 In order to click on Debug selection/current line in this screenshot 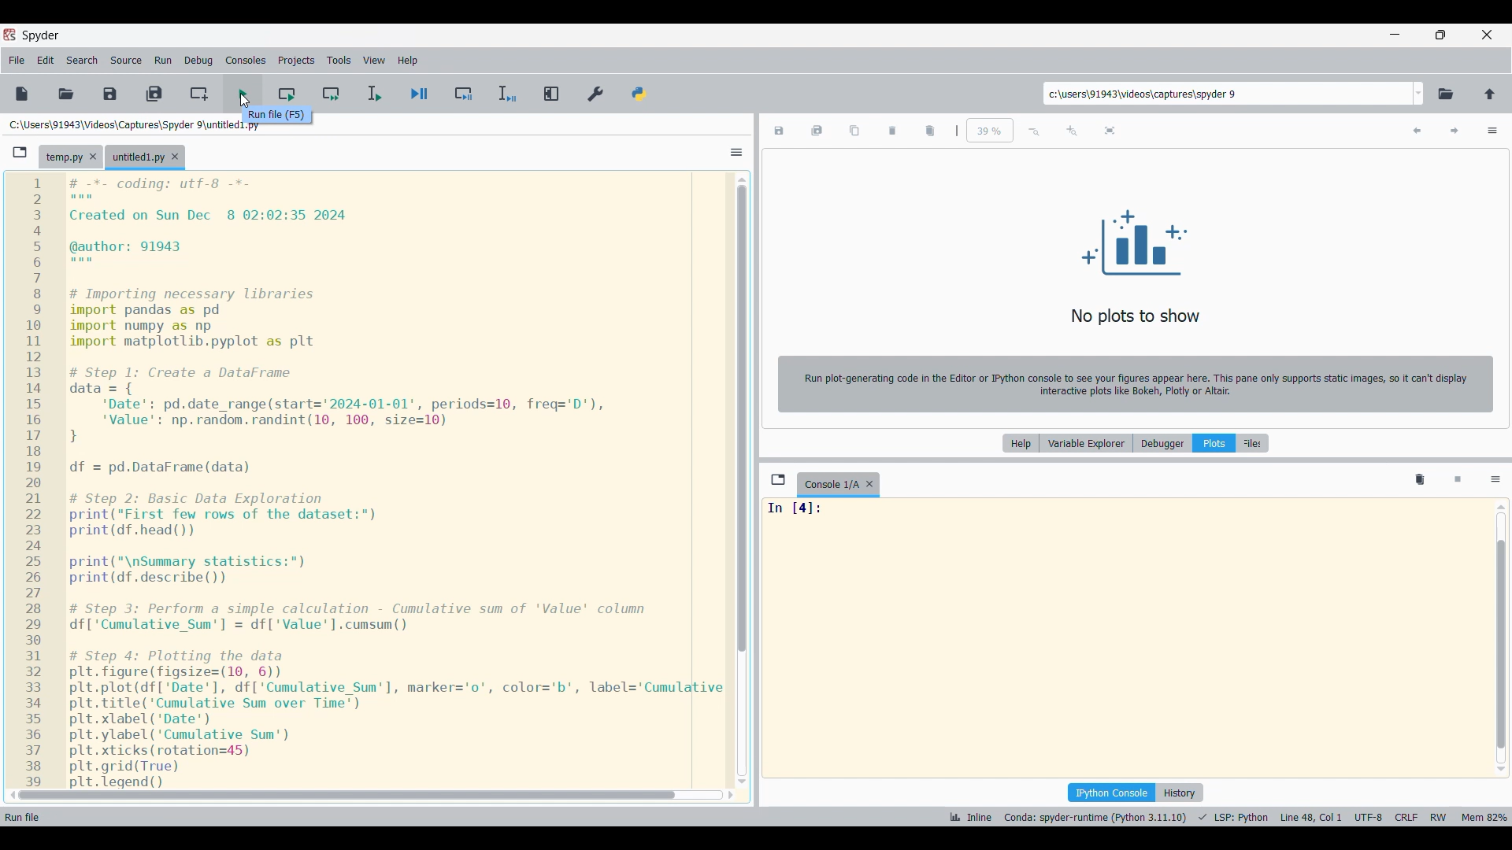, I will do `click(506, 94)`.